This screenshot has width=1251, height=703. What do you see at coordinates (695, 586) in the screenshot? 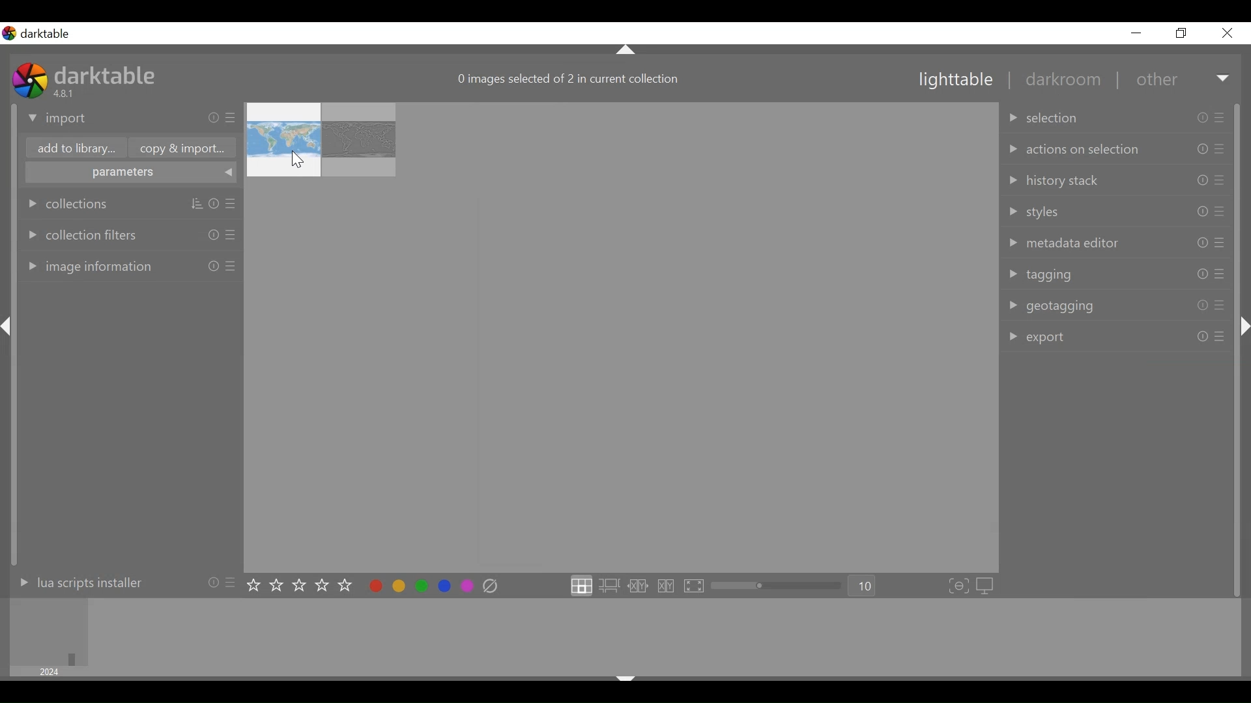
I see `click to enter full preview layout` at bounding box center [695, 586].